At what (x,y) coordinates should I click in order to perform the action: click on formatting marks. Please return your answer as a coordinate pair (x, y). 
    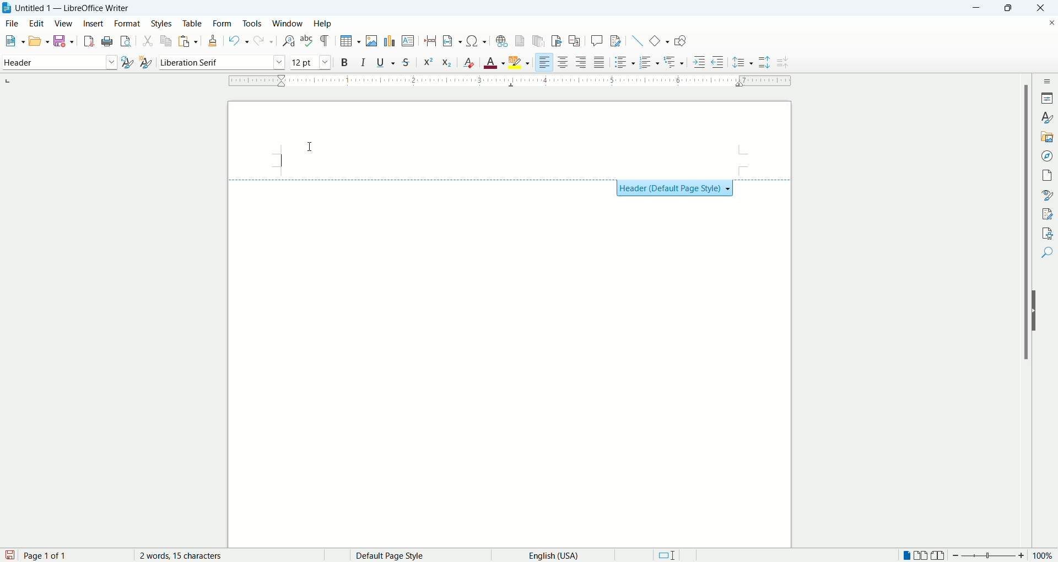
    Looking at the image, I should click on (325, 41).